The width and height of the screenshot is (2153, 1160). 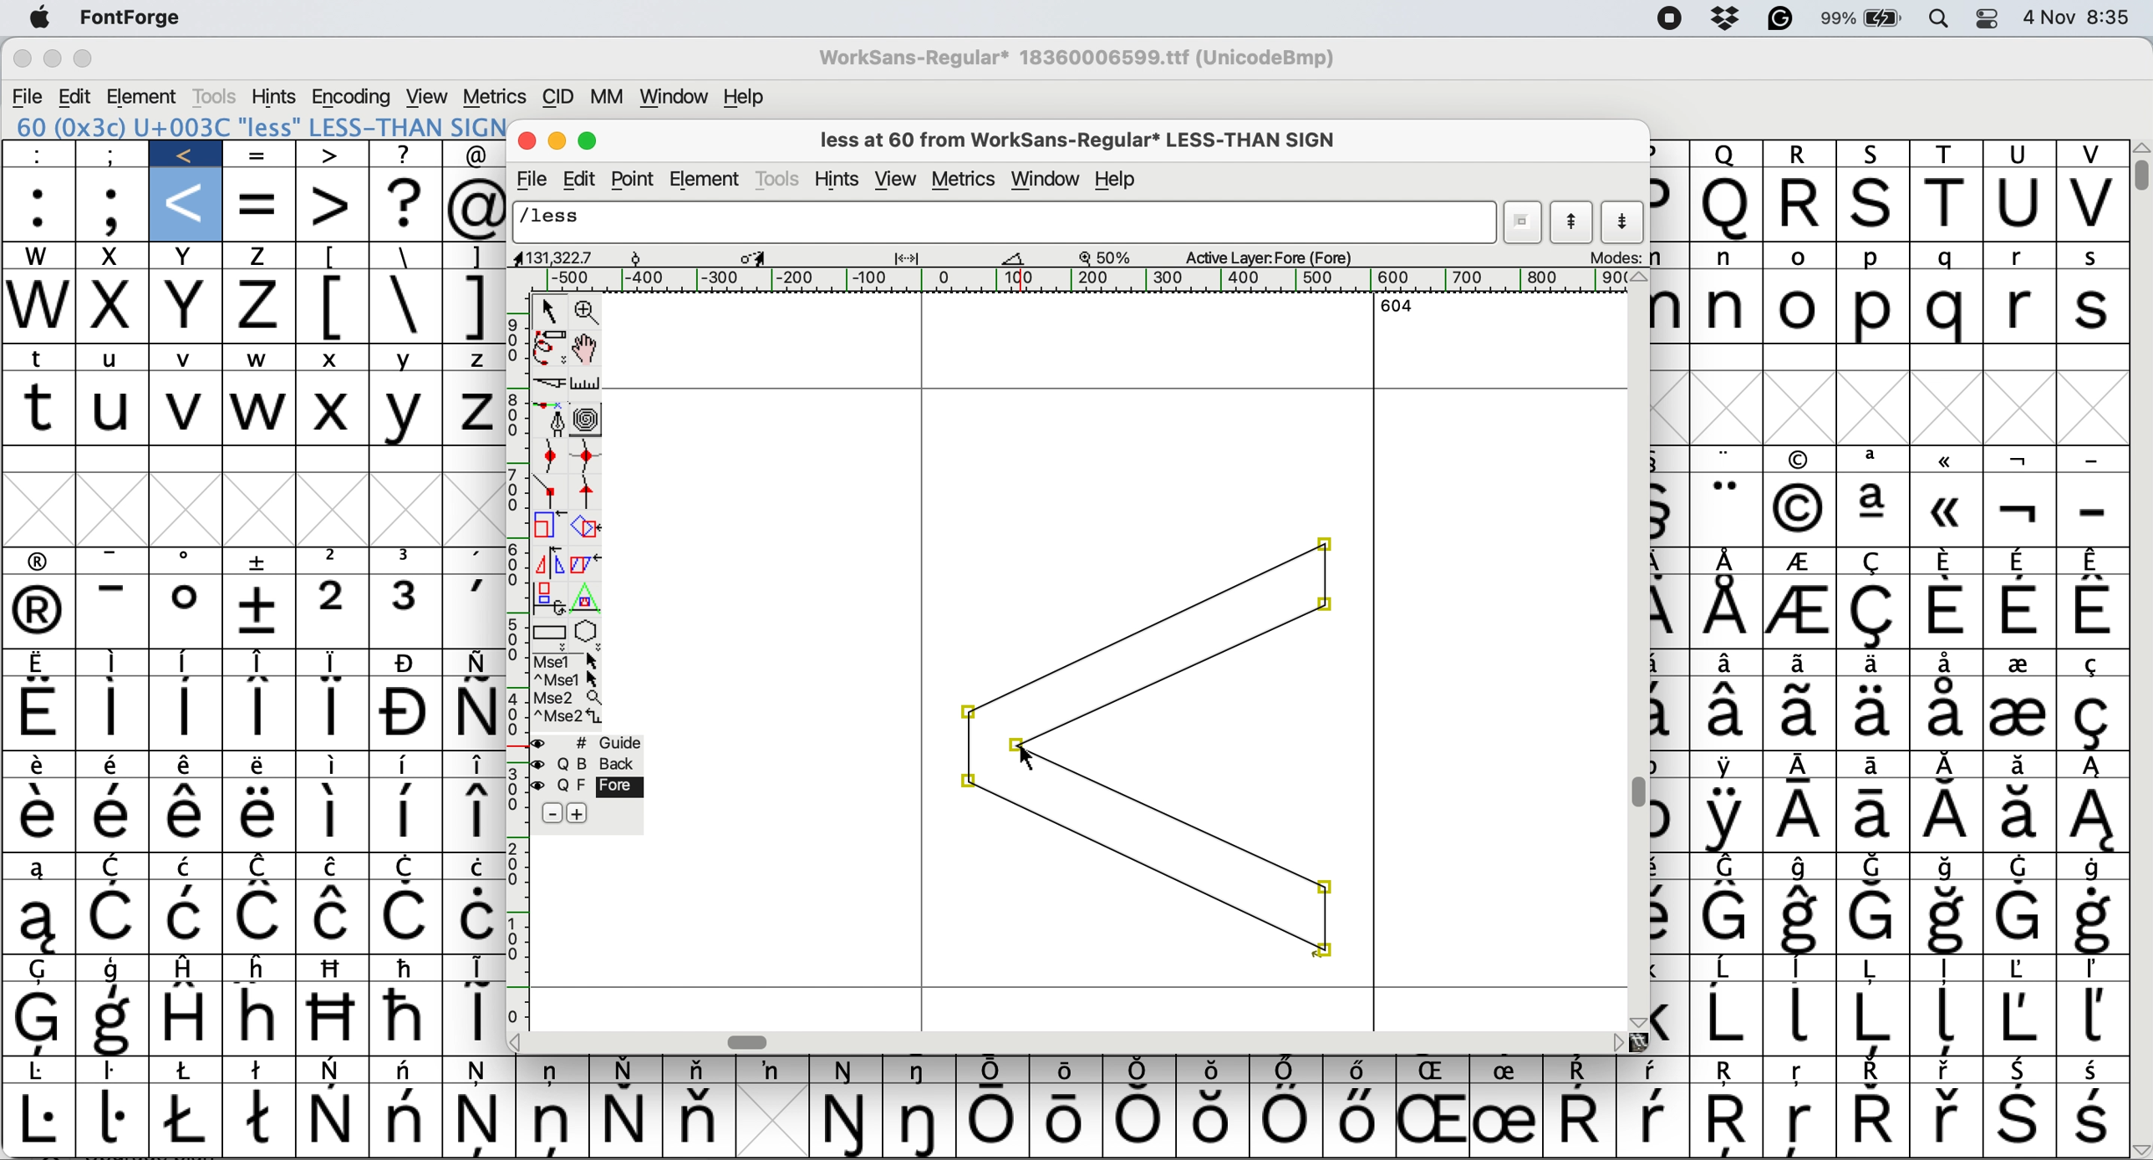 What do you see at coordinates (474, 968) in the screenshot?
I see `symbol` at bounding box center [474, 968].